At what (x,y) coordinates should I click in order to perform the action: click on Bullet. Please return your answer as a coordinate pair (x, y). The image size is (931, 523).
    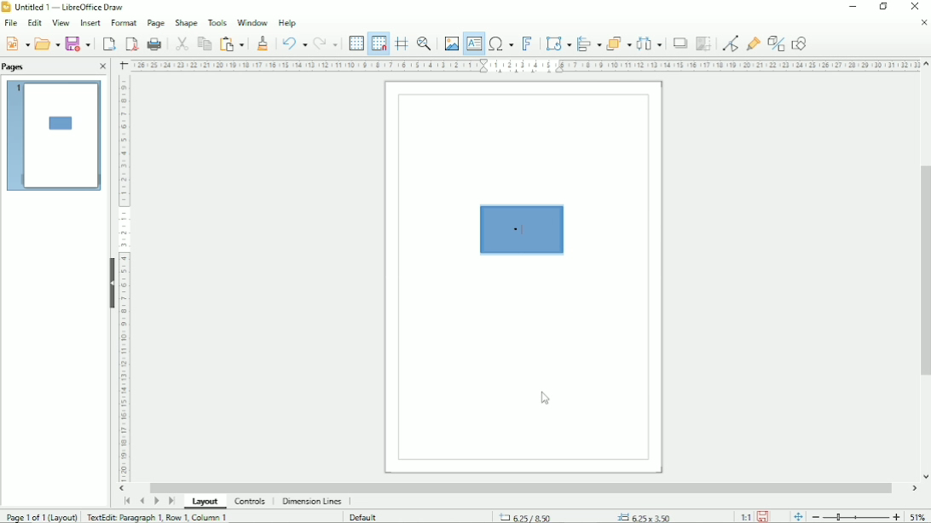
    Looking at the image, I should click on (518, 230).